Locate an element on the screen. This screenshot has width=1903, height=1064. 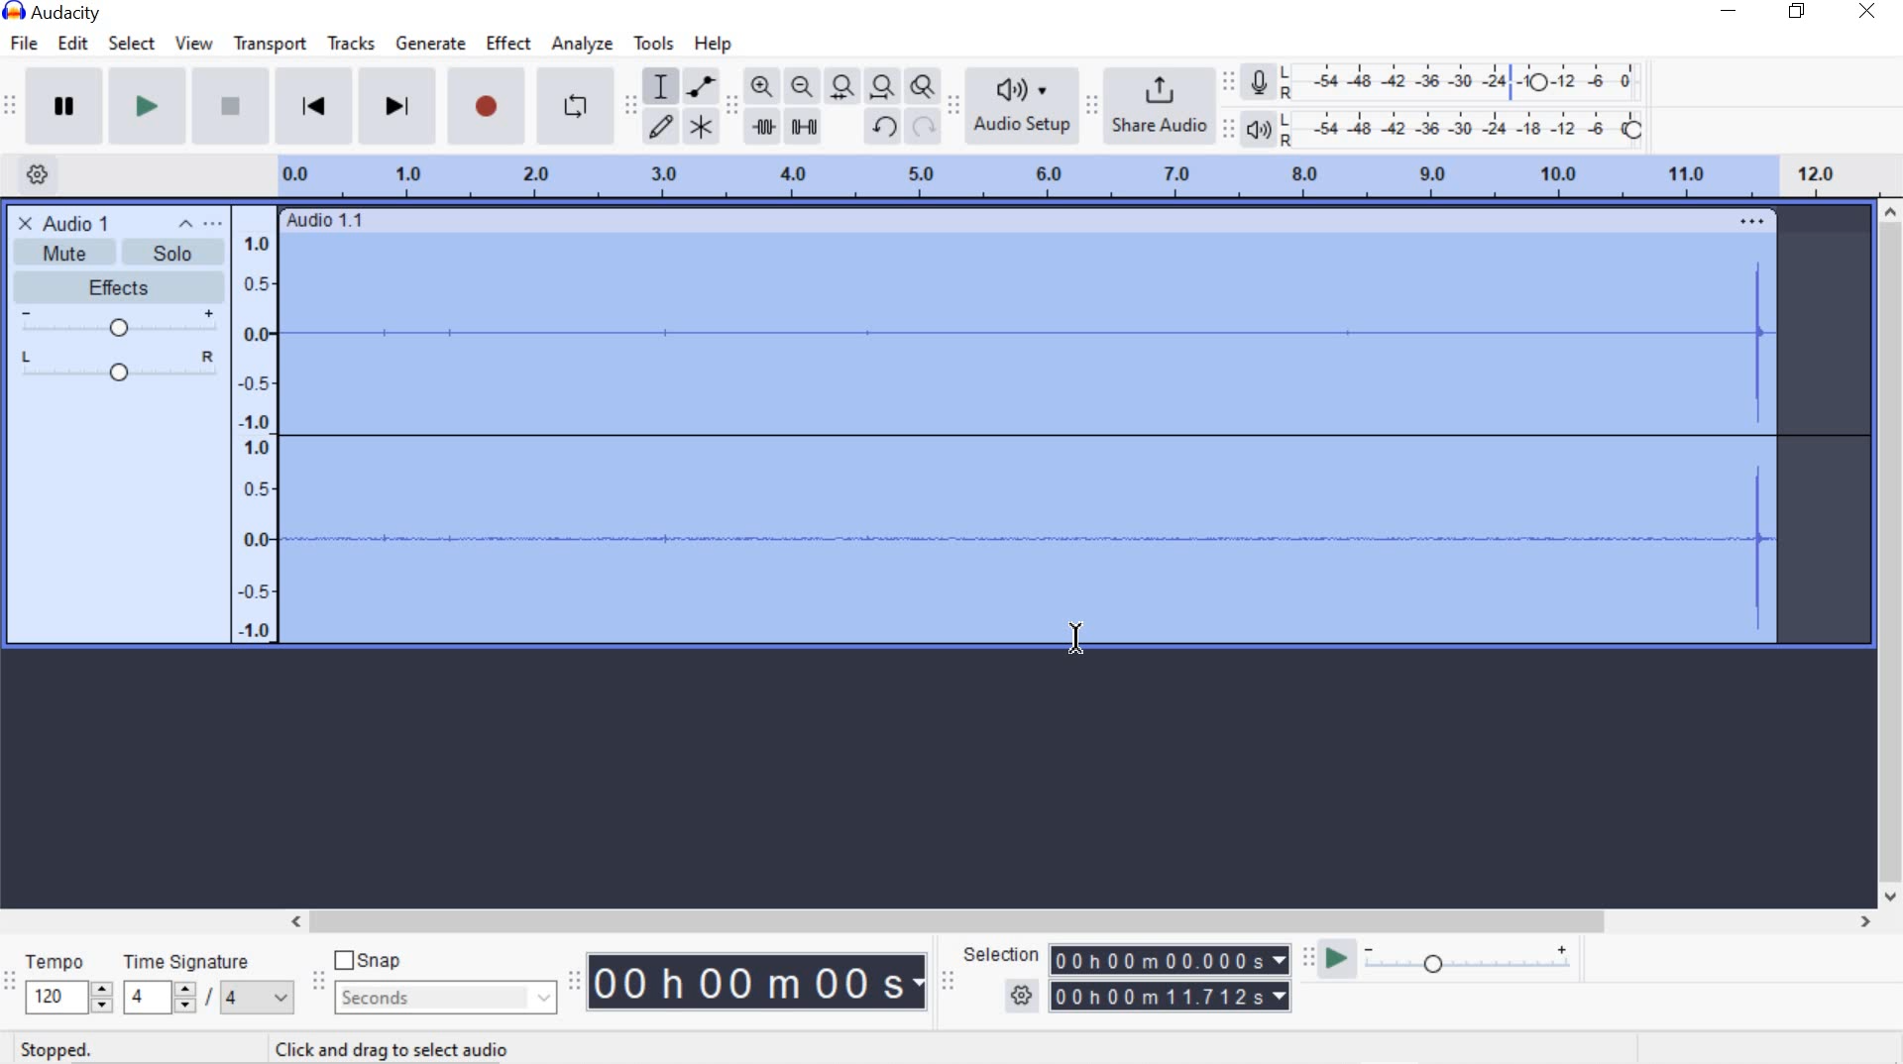
help is located at coordinates (709, 44).